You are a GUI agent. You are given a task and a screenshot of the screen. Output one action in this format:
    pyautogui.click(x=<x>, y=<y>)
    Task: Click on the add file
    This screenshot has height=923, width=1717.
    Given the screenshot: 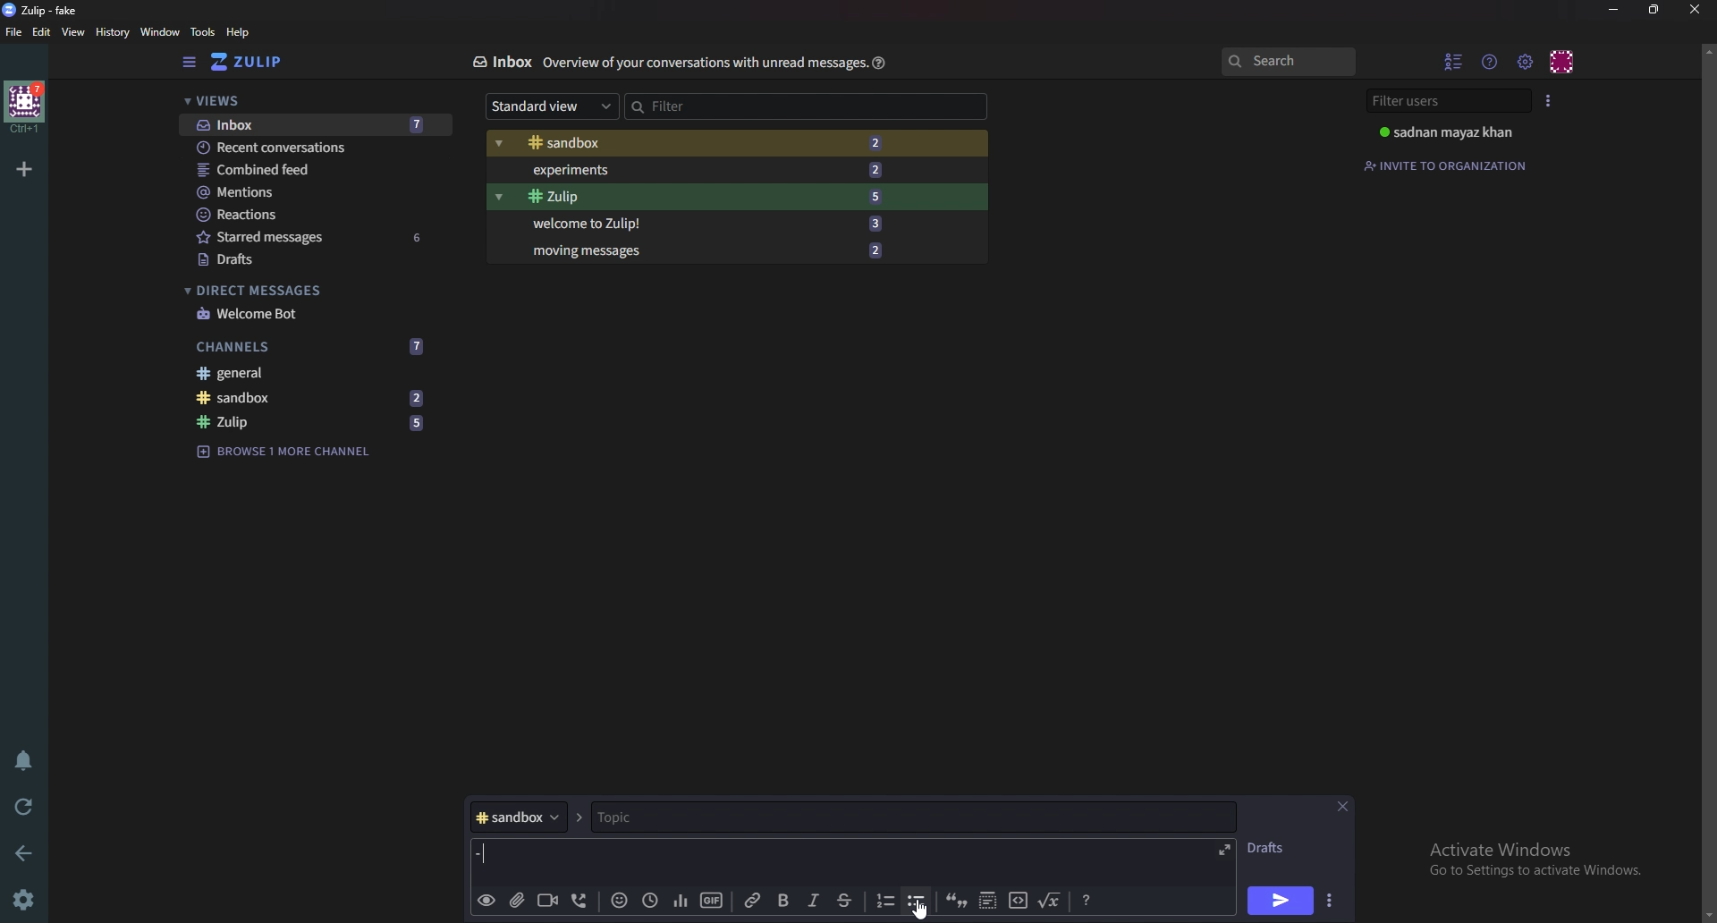 What is the action you would take?
    pyautogui.click(x=514, y=900)
    